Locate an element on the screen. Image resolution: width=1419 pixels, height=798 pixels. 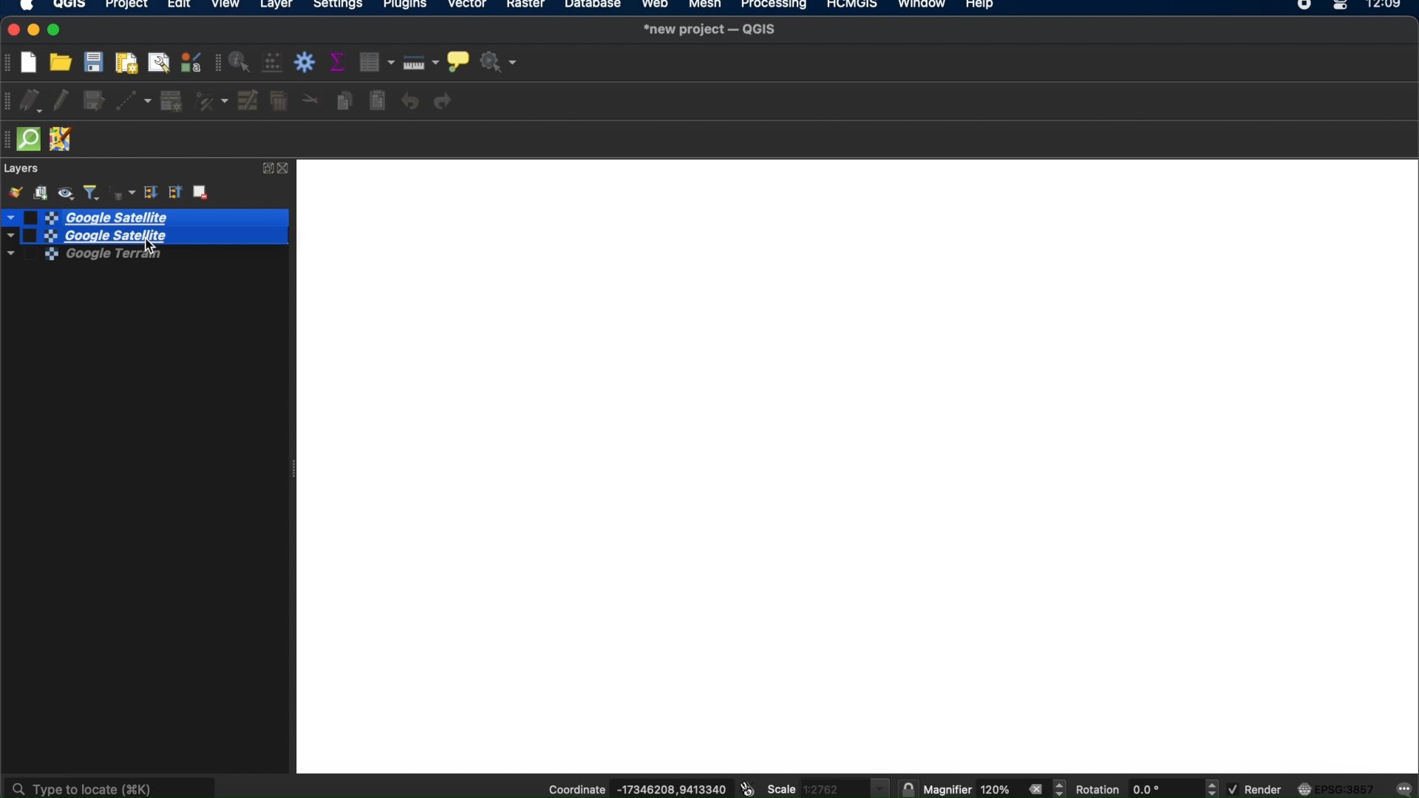
type to locate is located at coordinates (112, 785).